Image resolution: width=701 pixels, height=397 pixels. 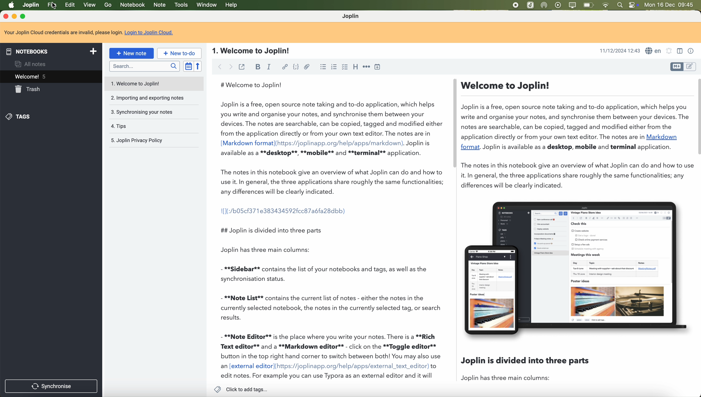 What do you see at coordinates (366, 67) in the screenshot?
I see `horizontal rule` at bounding box center [366, 67].